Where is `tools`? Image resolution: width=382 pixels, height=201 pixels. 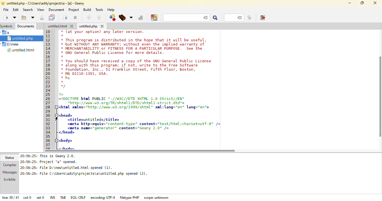 tools is located at coordinates (99, 9).